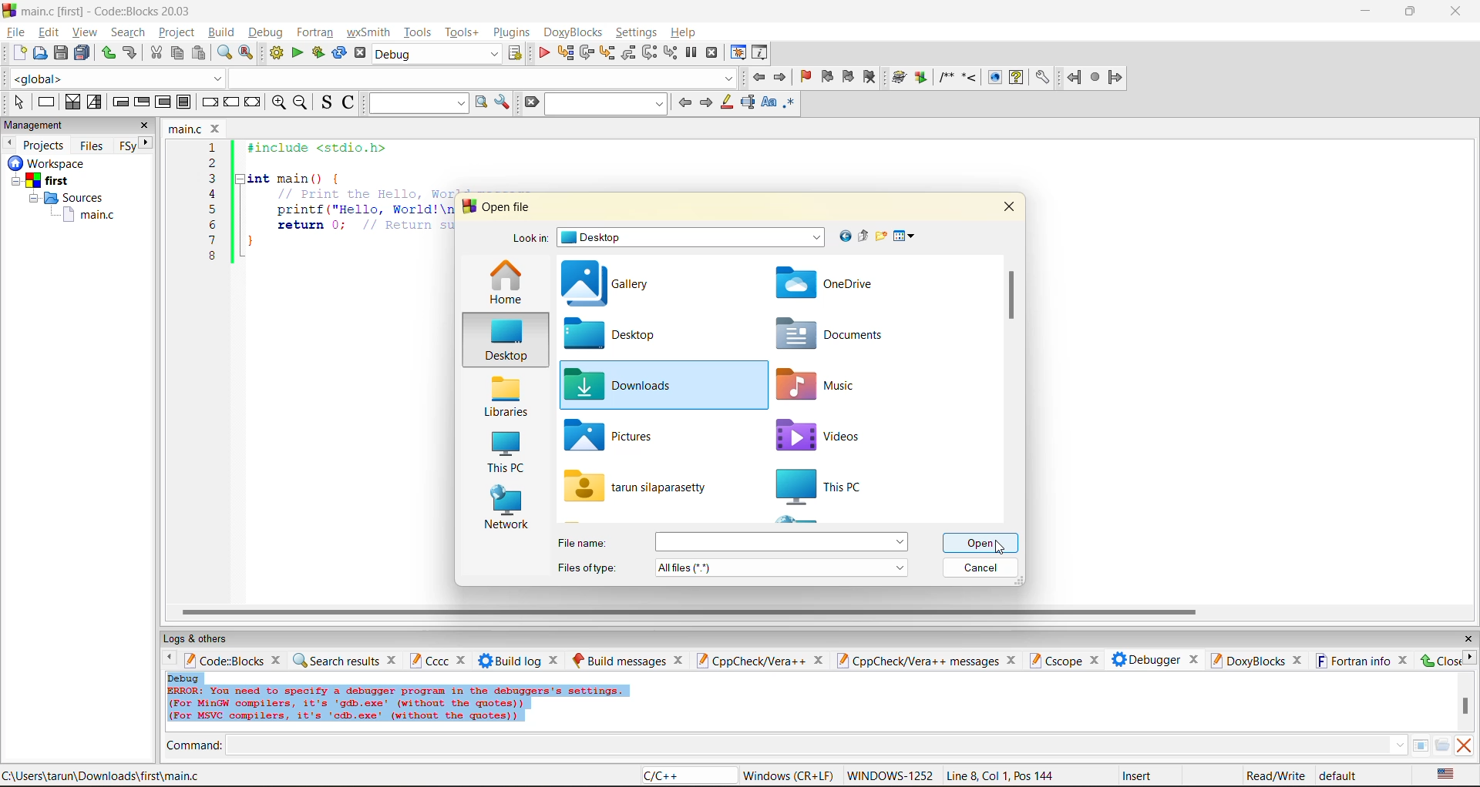 The width and height of the screenshot is (1480, 787). What do you see at coordinates (981, 569) in the screenshot?
I see `cancel` at bounding box center [981, 569].